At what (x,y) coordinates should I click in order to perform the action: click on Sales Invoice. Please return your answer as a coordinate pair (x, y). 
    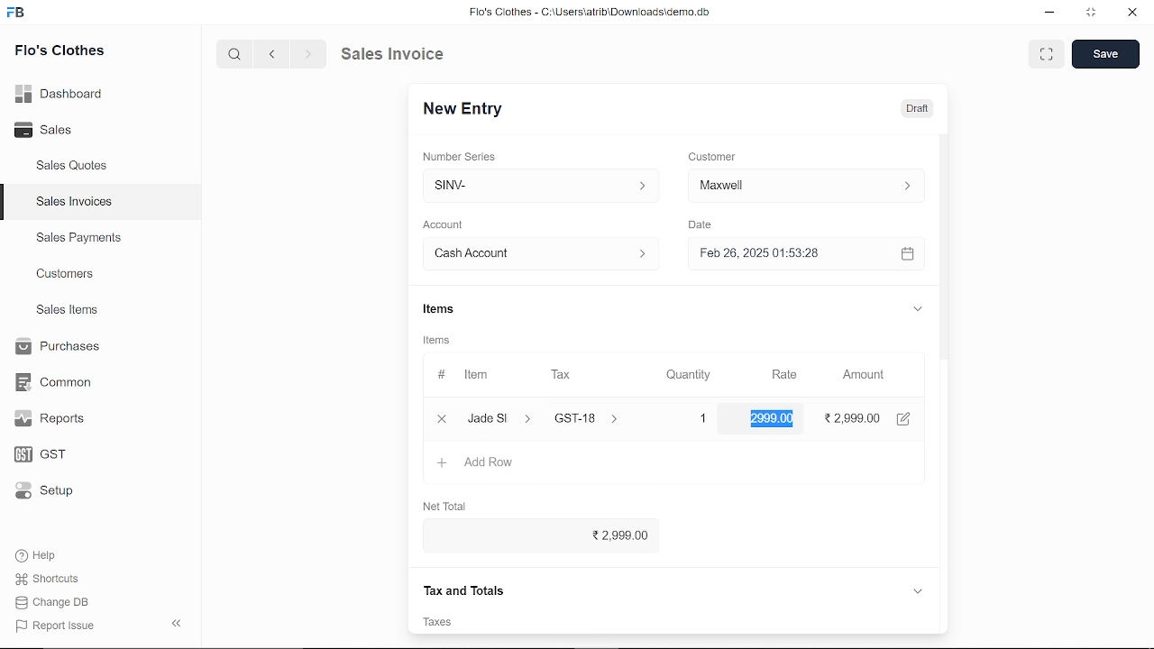
    Looking at the image, I should click on (406, 53).